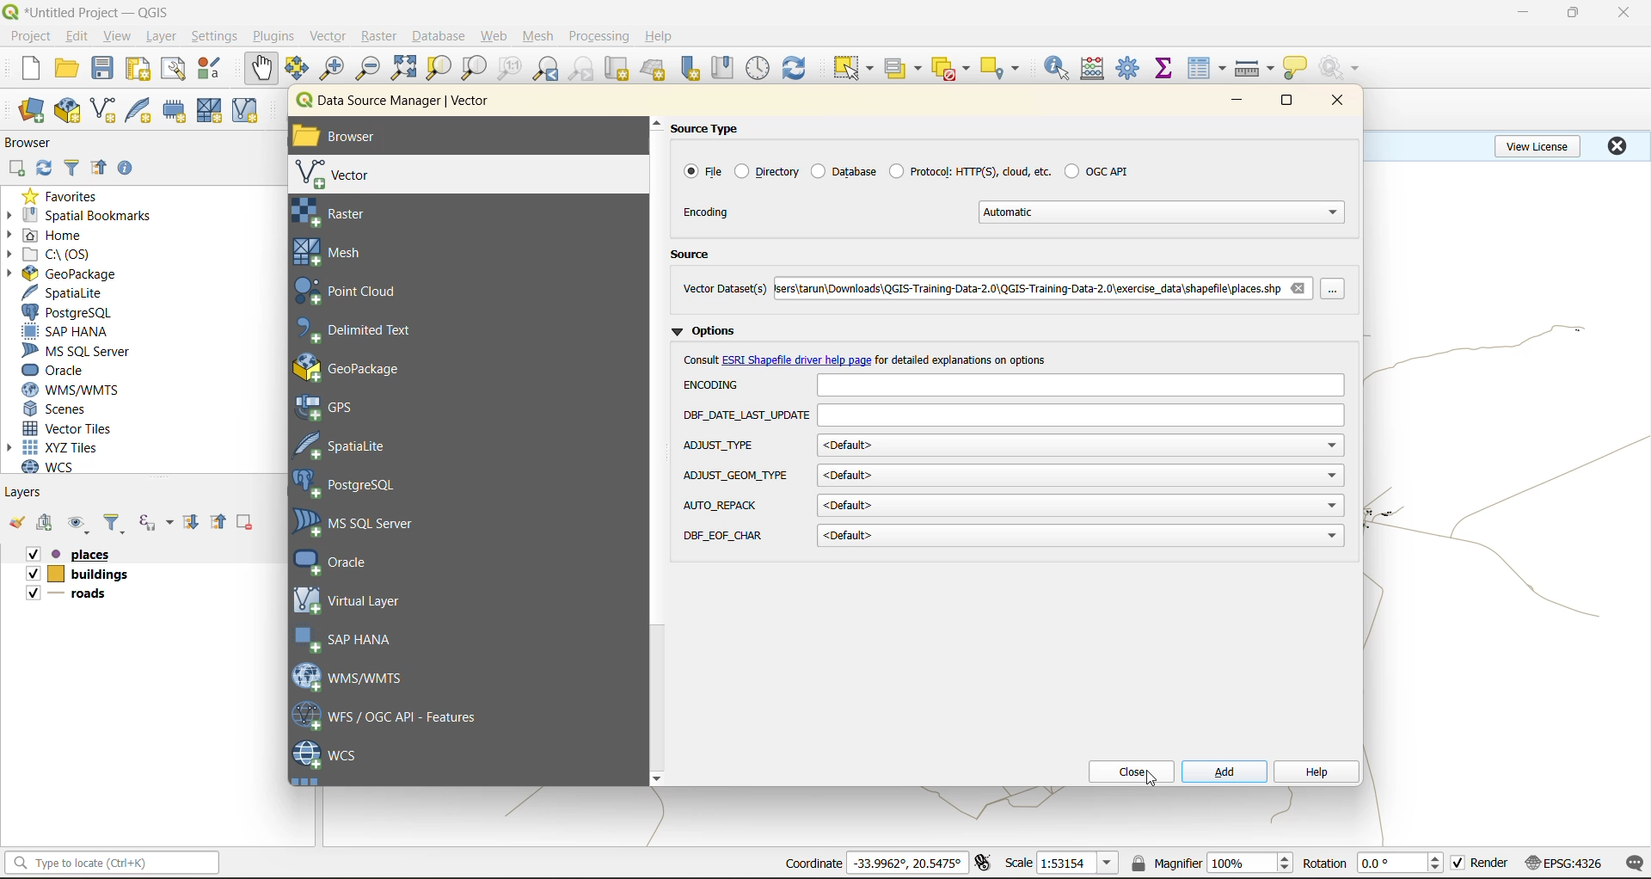  Describe the element at coordinates (758, 69) in the screenshot. I see `control panel` at that location.